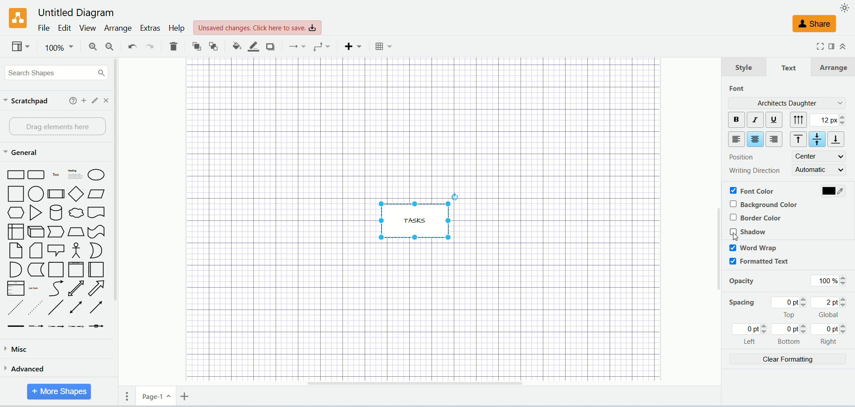 The height and width of the screenshot is (407, 855). What do you see at coordinates (751, 334) in the screenshot?
I see `left` at bounding box center [751, 334].